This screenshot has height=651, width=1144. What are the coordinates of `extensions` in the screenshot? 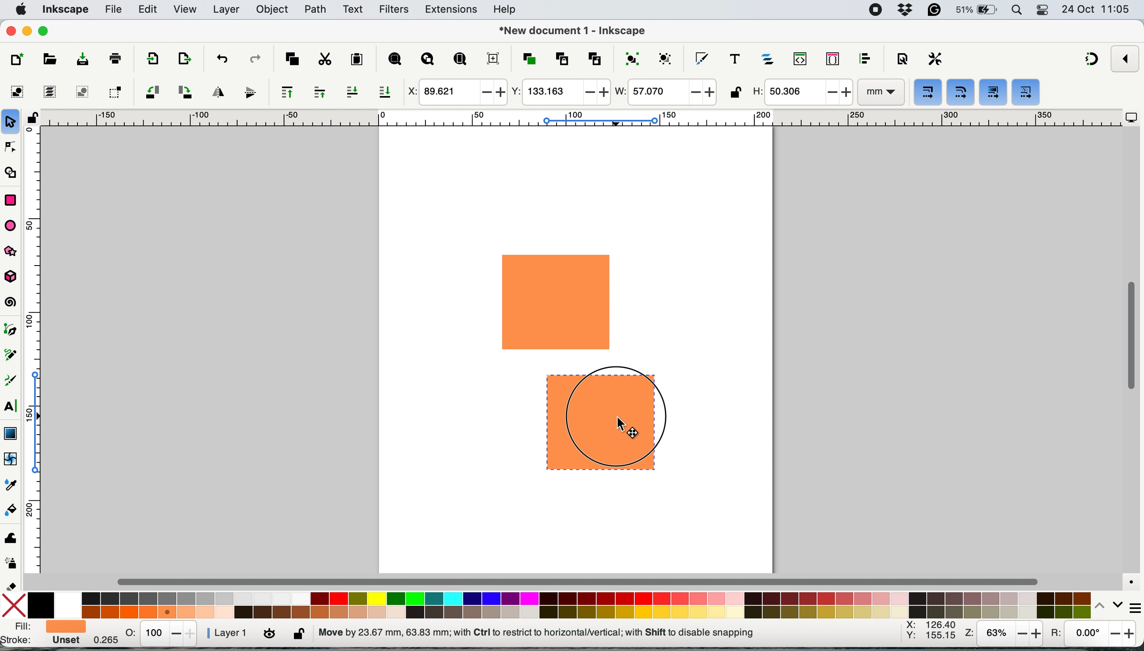 It's located at (452, 10).